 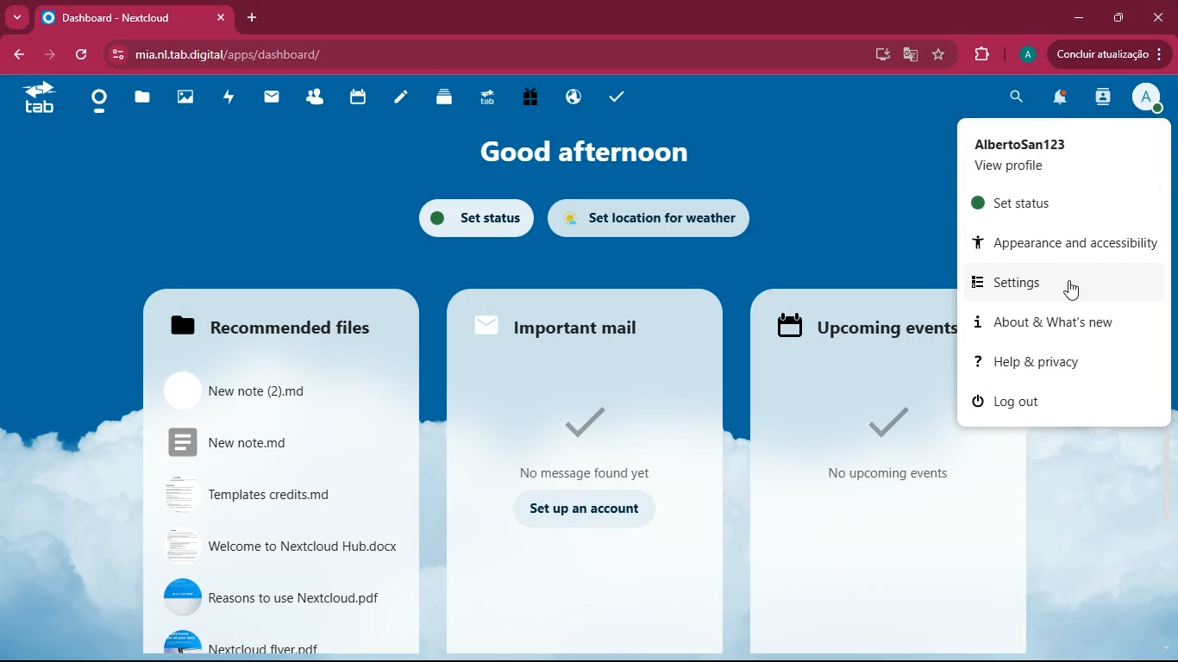 I want to click on add tab, so click(x=252, y=17).